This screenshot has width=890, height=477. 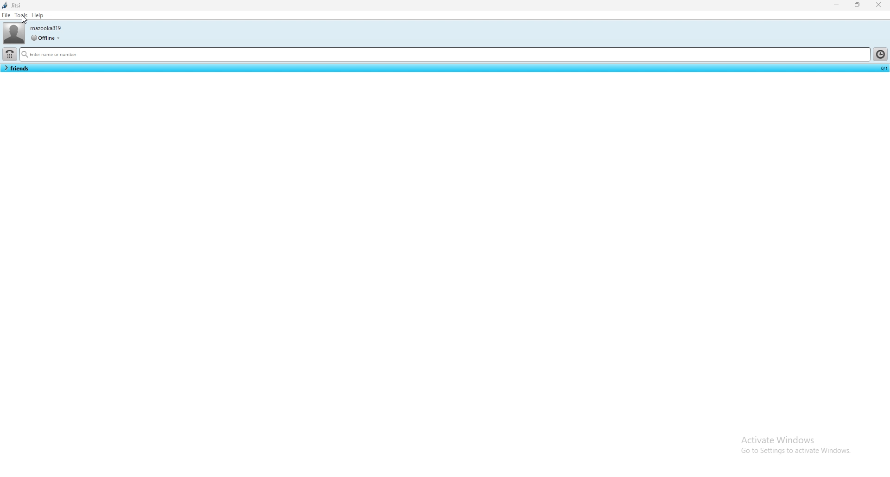 What do you see at coordinates (837, 5) in the screenshot?
I see `minimize` at bounding box center [837, 5].